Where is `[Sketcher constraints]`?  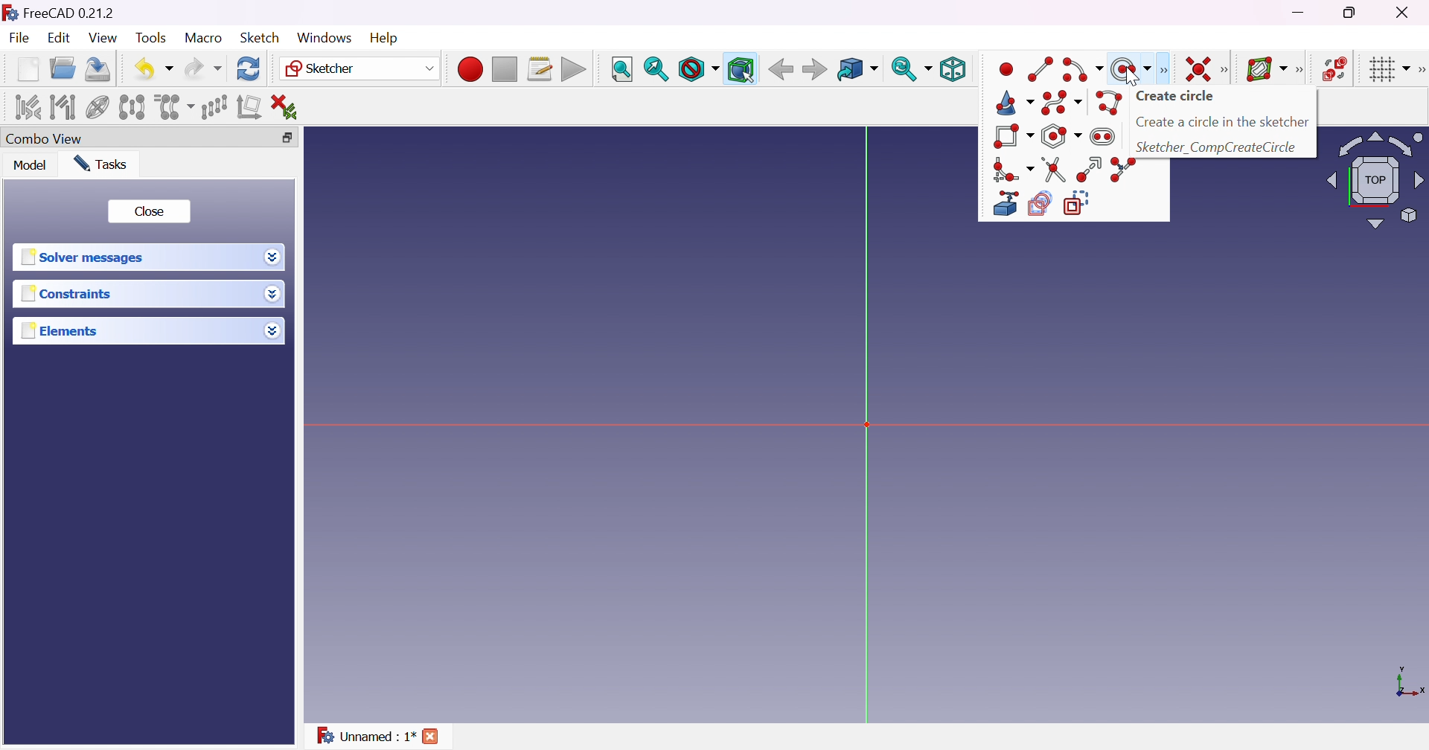
[Sketcher constraints] is located at coordinates (1227, 69).